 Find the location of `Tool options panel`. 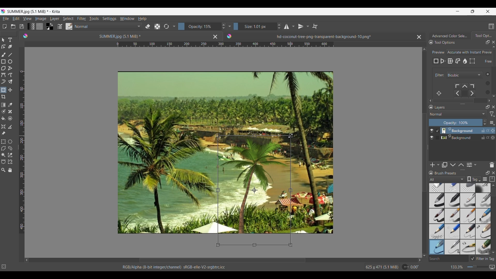

Tool options panel is located at coordinates (483, 35).